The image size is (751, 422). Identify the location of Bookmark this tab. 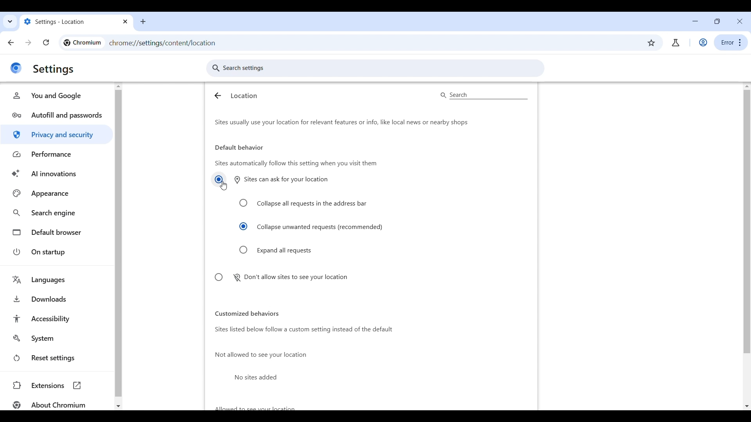
(651, 43).